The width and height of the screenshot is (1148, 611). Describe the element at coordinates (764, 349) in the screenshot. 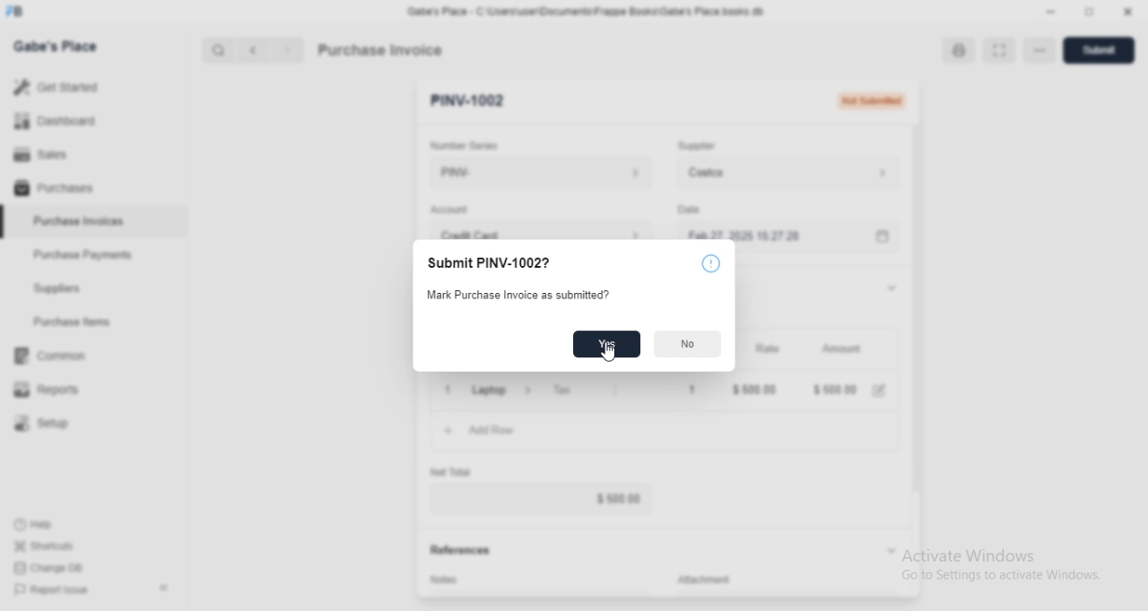

I see `Rate` at that location.